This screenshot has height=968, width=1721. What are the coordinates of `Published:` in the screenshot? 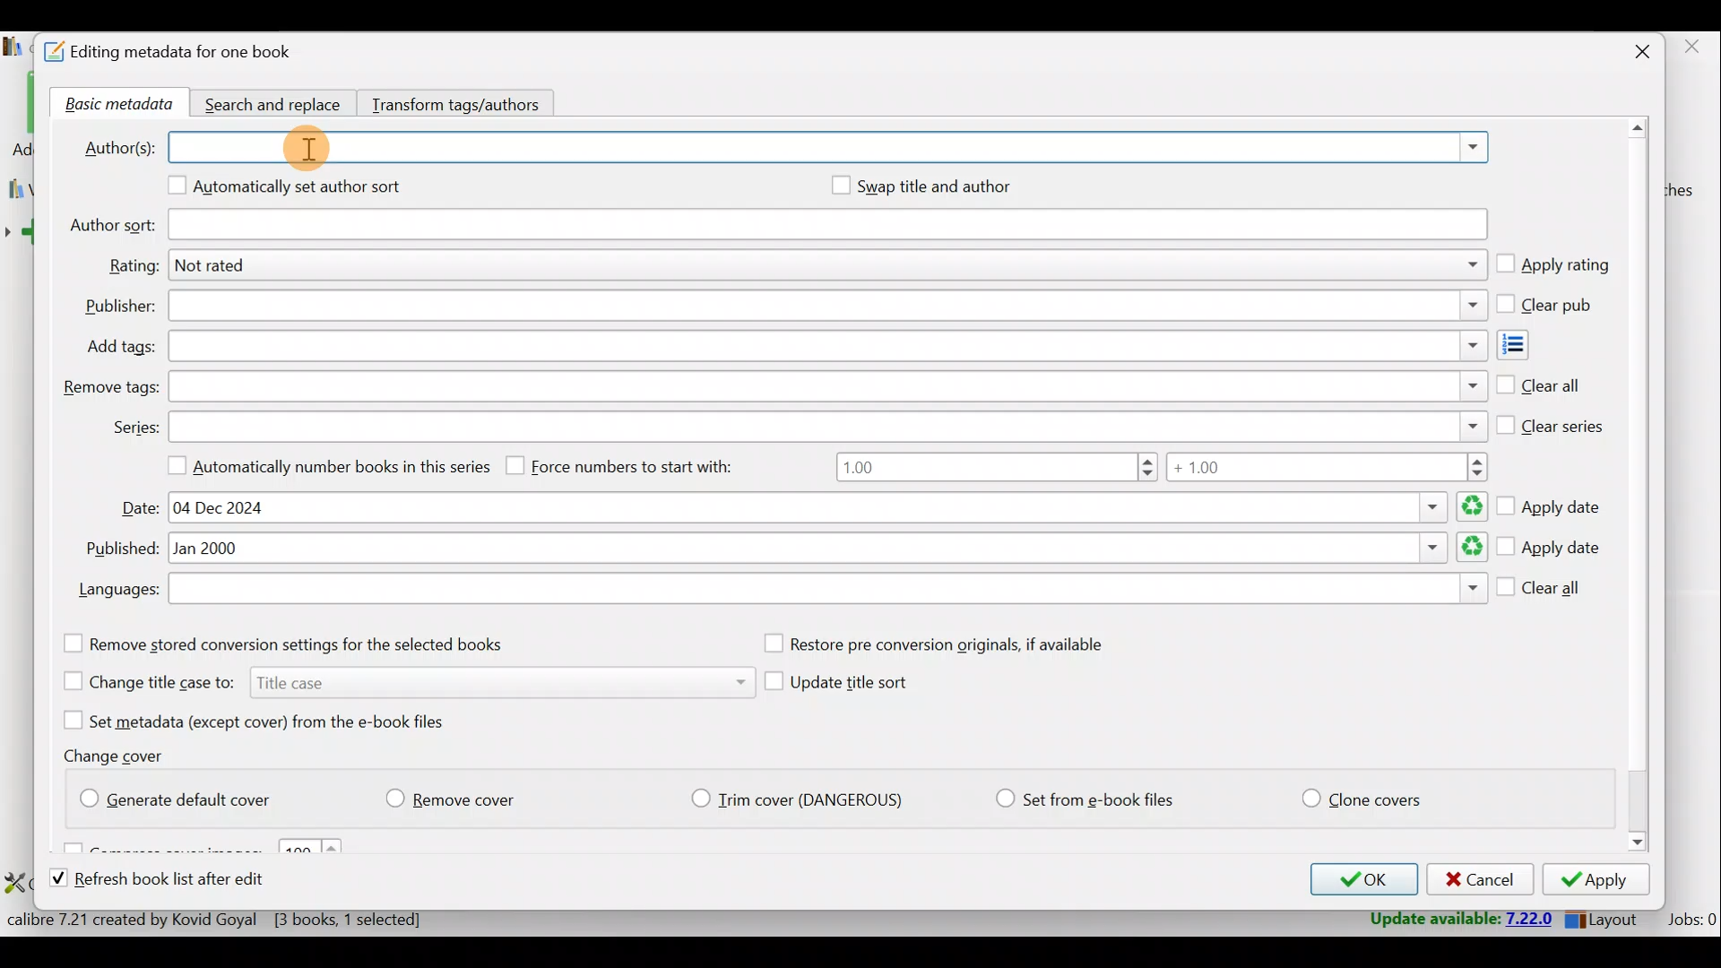 It's located at (118, 549).